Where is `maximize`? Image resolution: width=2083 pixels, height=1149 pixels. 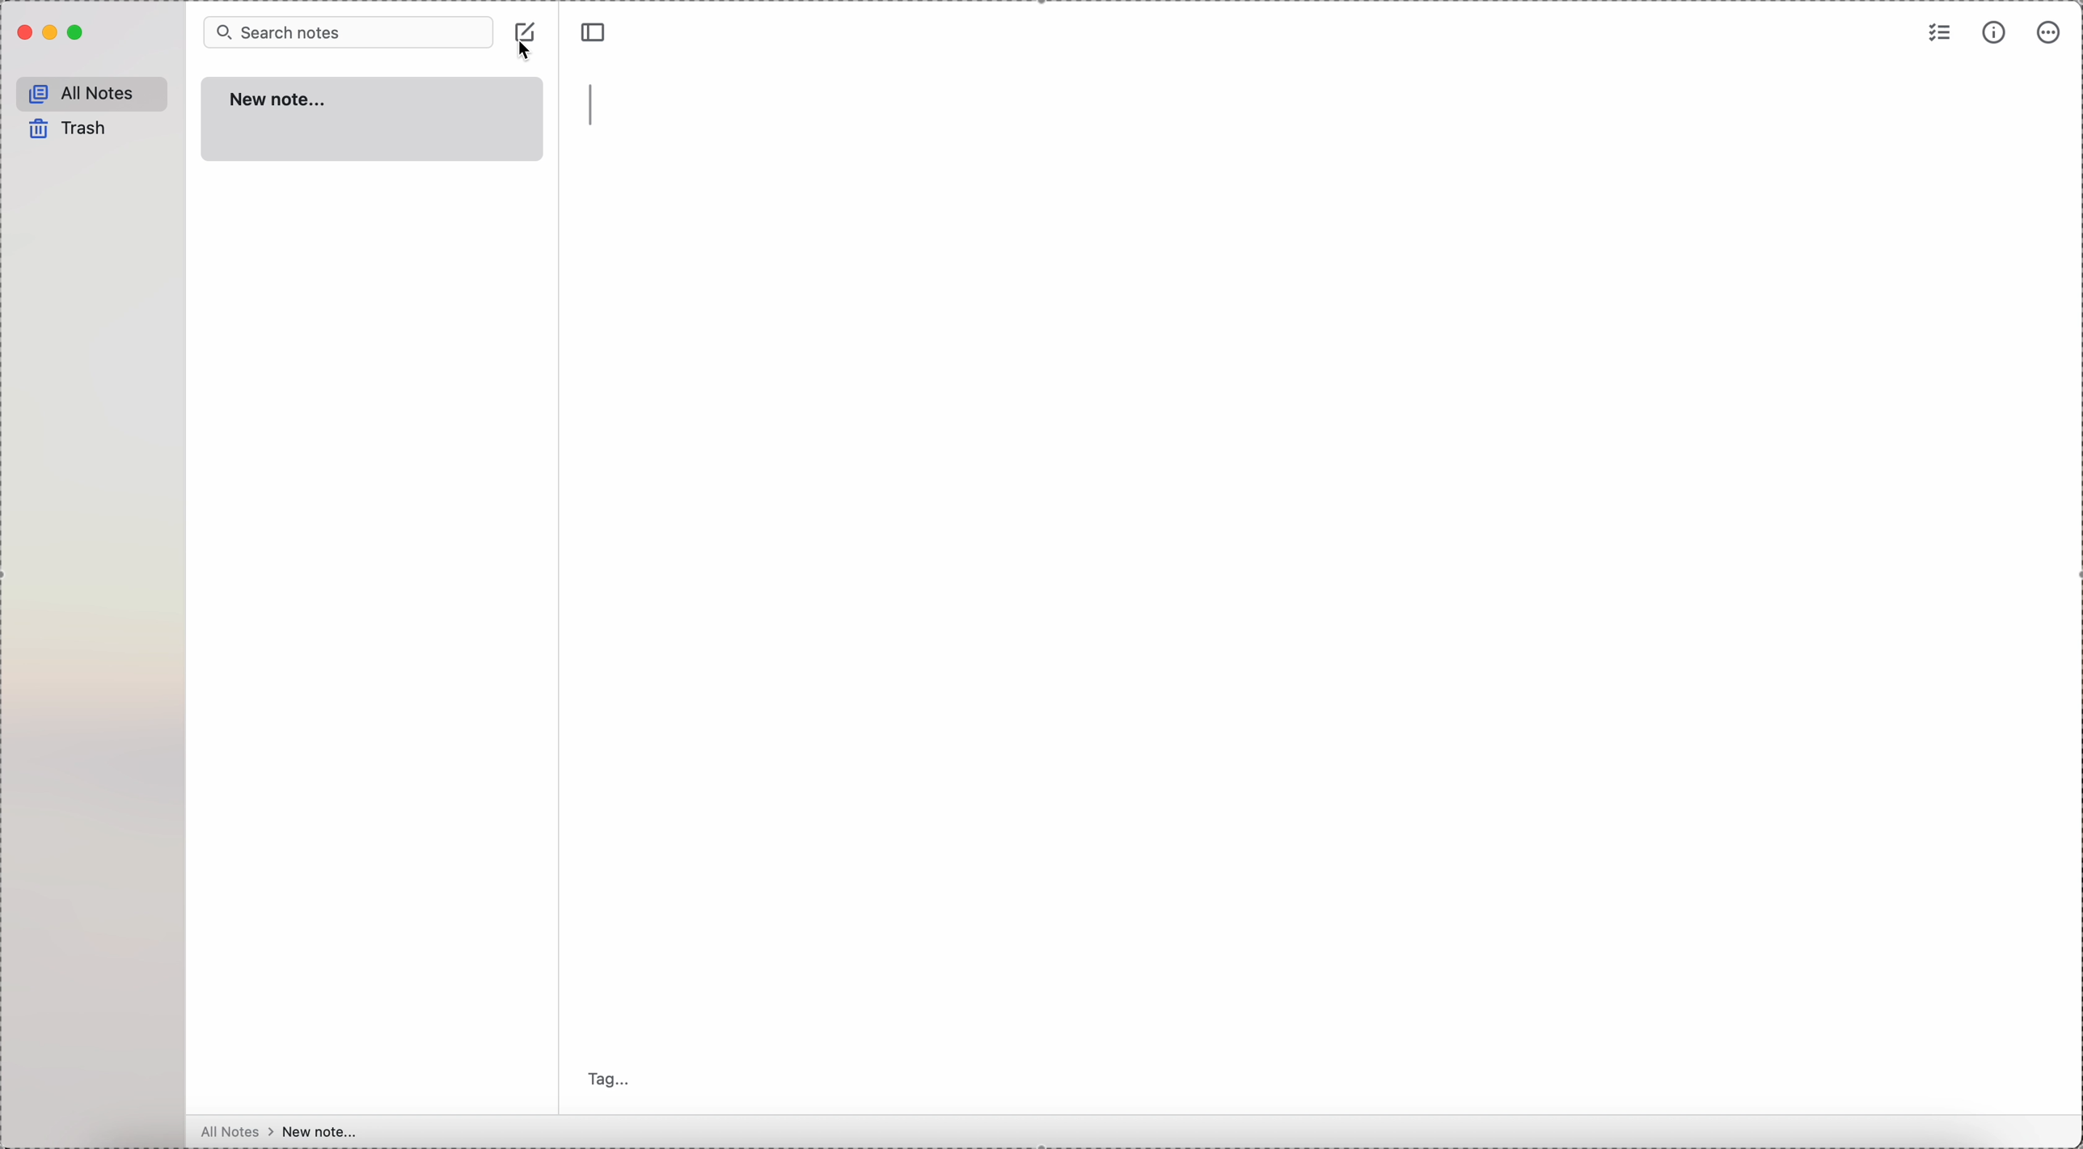 maximize is located at coordinates (77, 34).